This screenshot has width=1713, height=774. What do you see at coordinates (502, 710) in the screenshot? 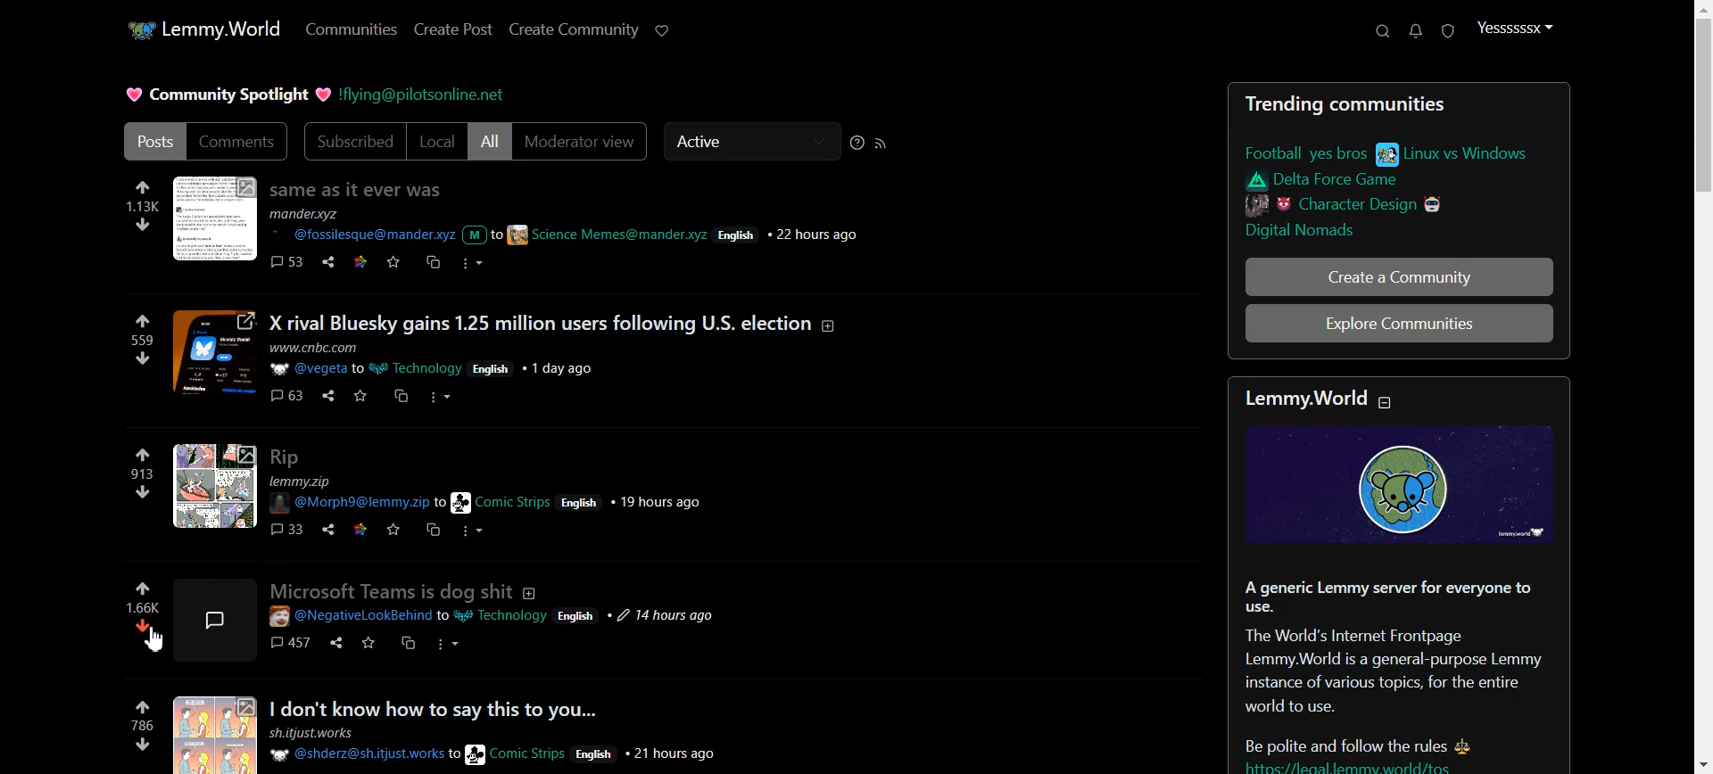
I see `posts` at bounding box center [502, 710].